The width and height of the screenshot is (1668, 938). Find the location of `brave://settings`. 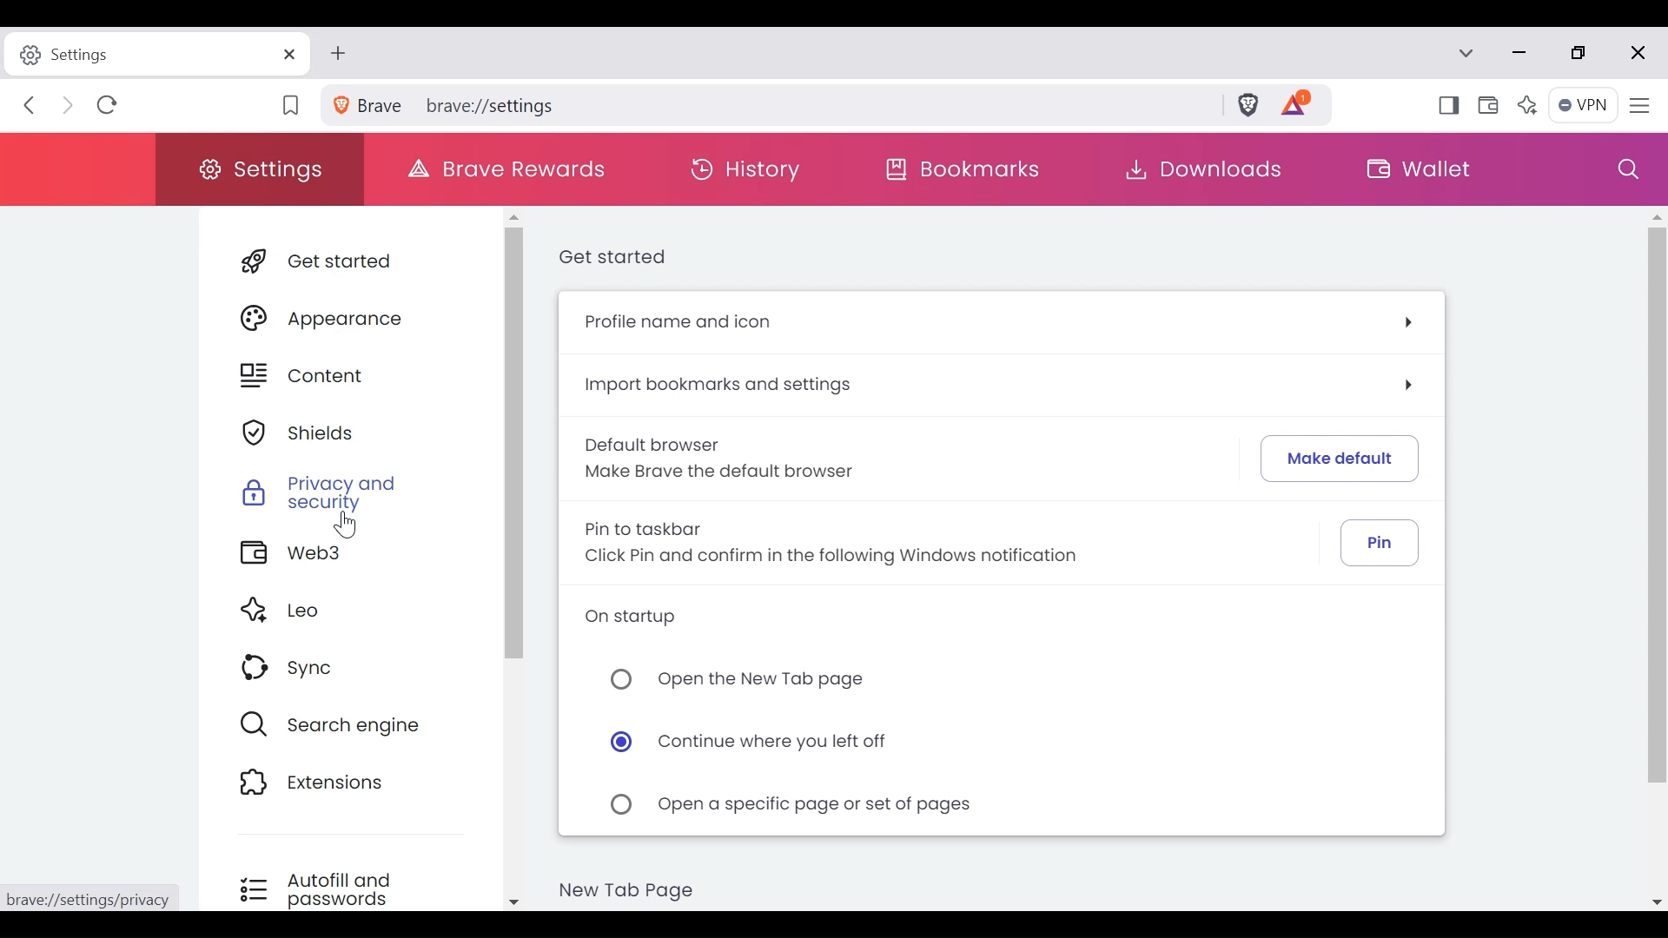

brave://settings is located at coordinates (770, 104).